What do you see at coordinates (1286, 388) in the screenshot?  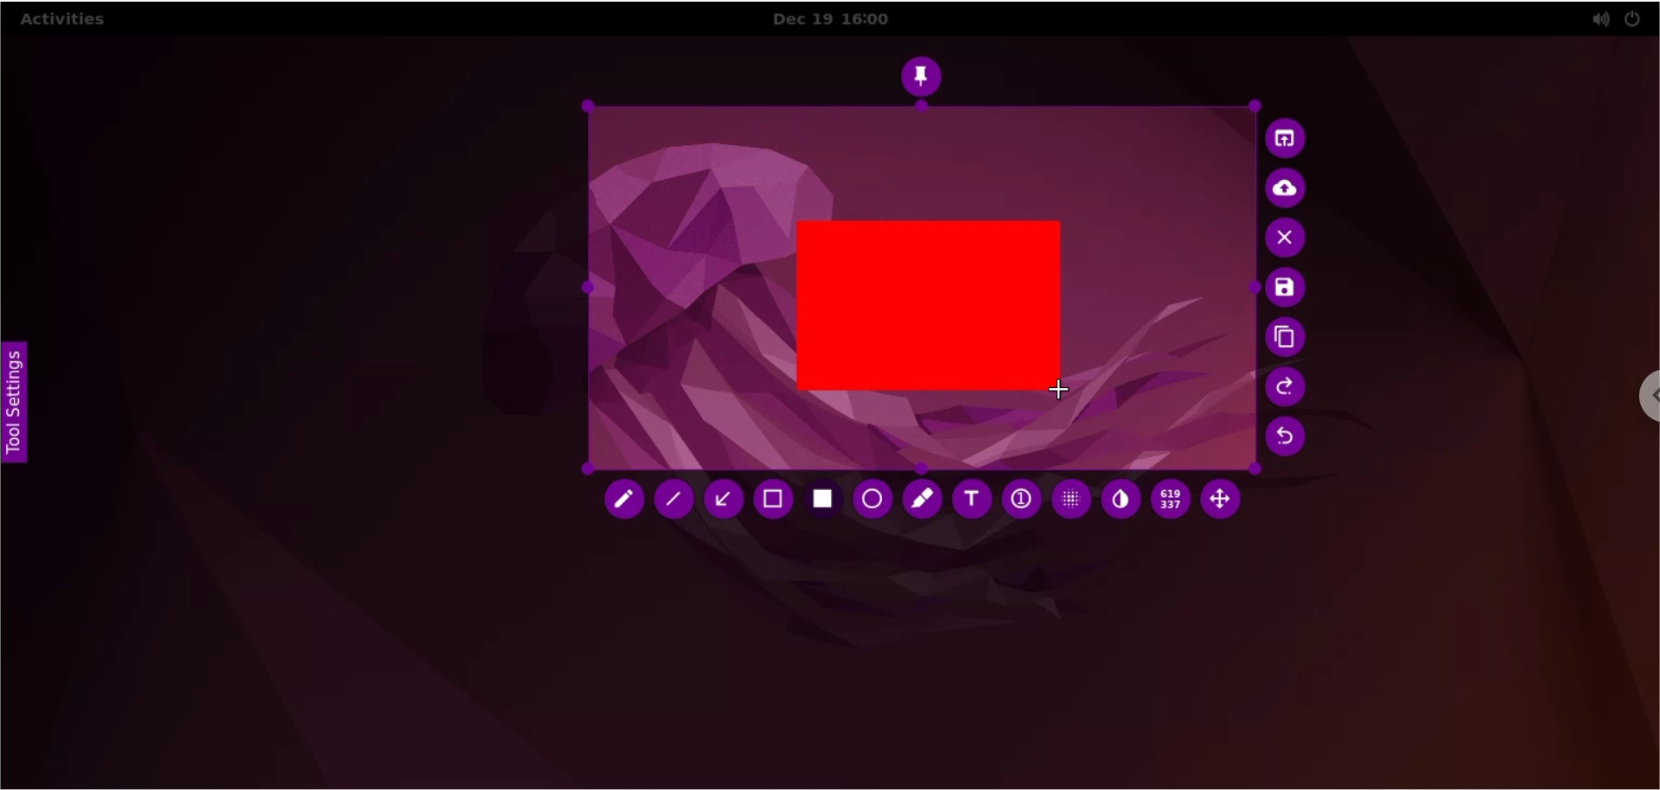 I see `redo` at bounding box center [1286, 388].